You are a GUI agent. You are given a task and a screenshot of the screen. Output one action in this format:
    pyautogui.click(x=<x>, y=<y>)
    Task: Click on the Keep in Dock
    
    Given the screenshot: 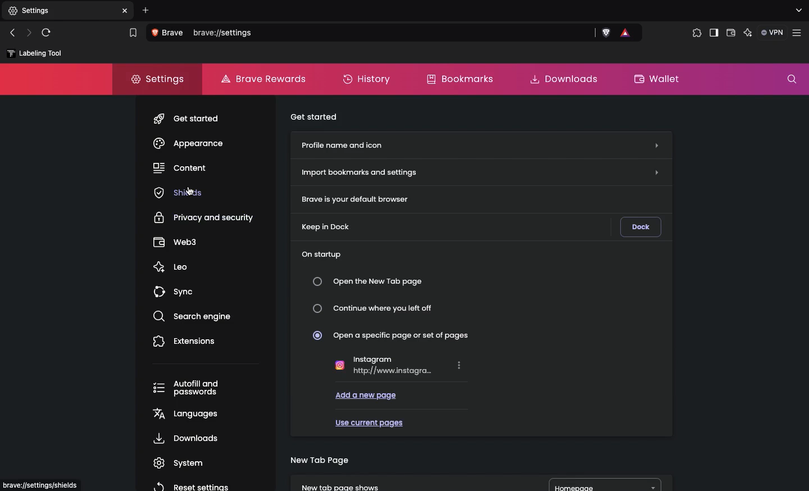 What is the action you would take?
    pyautogui.click(x=330, y=227)
    